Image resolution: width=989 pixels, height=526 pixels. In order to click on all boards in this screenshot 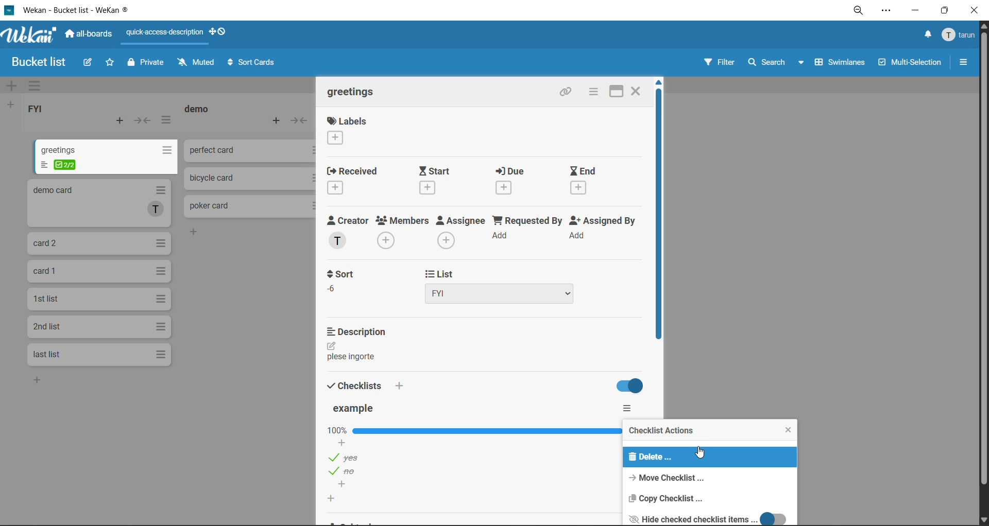, I will do `click(93, 36)`.